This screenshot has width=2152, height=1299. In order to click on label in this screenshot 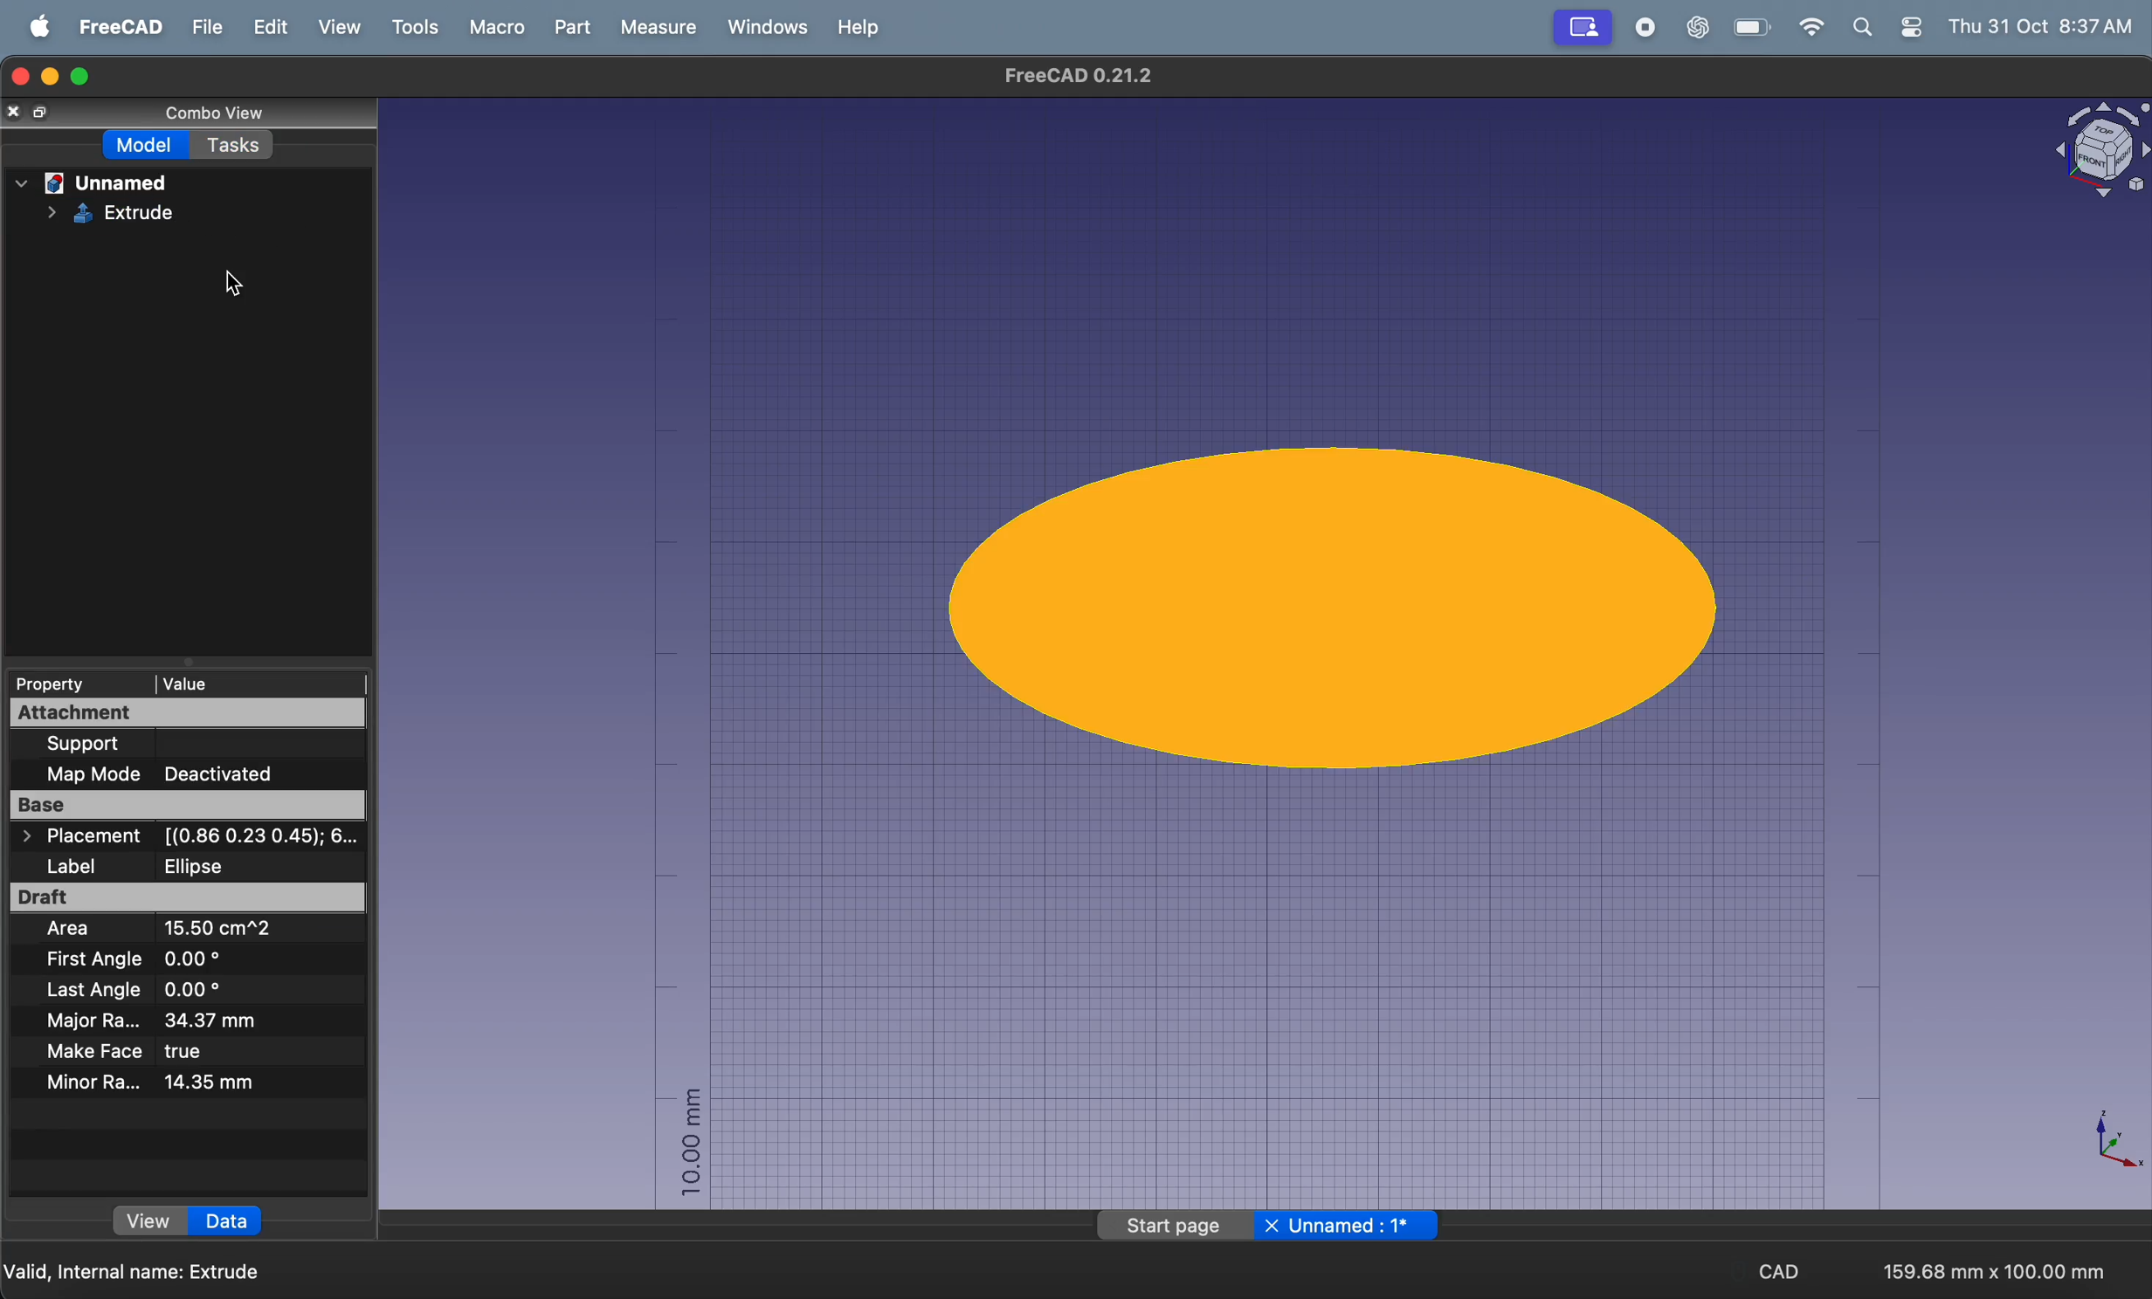, I will do `click(185, 864)`.